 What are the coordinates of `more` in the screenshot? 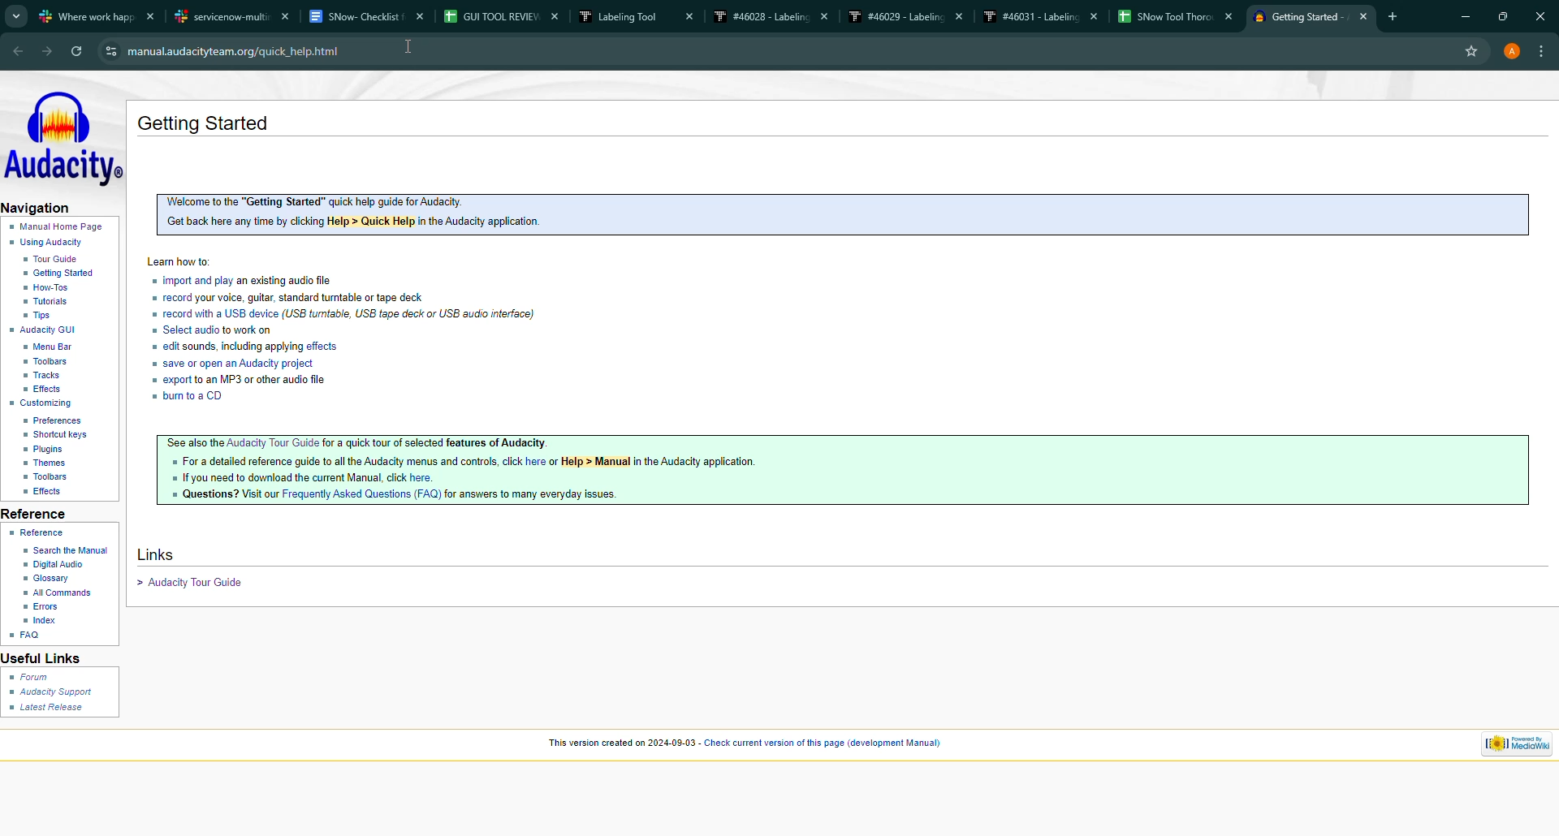 It's located at (1541, 52).